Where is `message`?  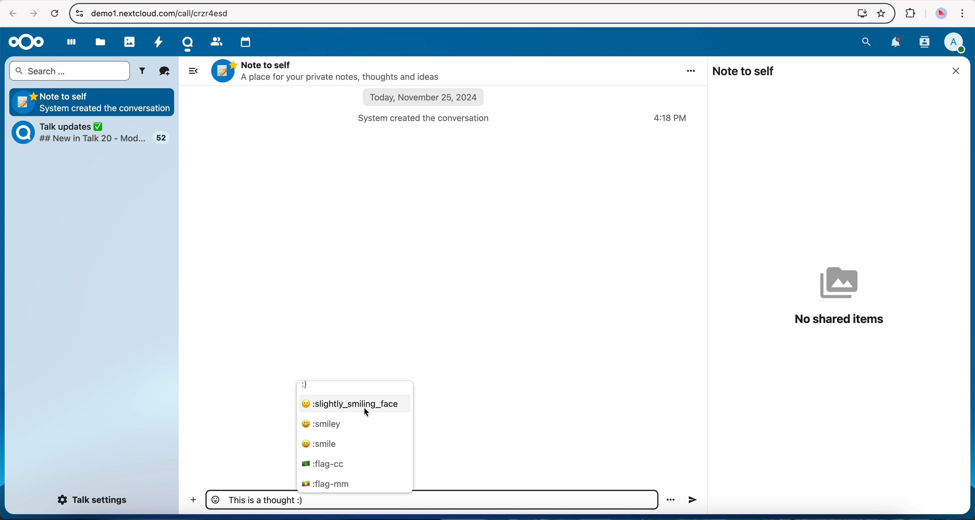
message is located at coordinates (268, 500).